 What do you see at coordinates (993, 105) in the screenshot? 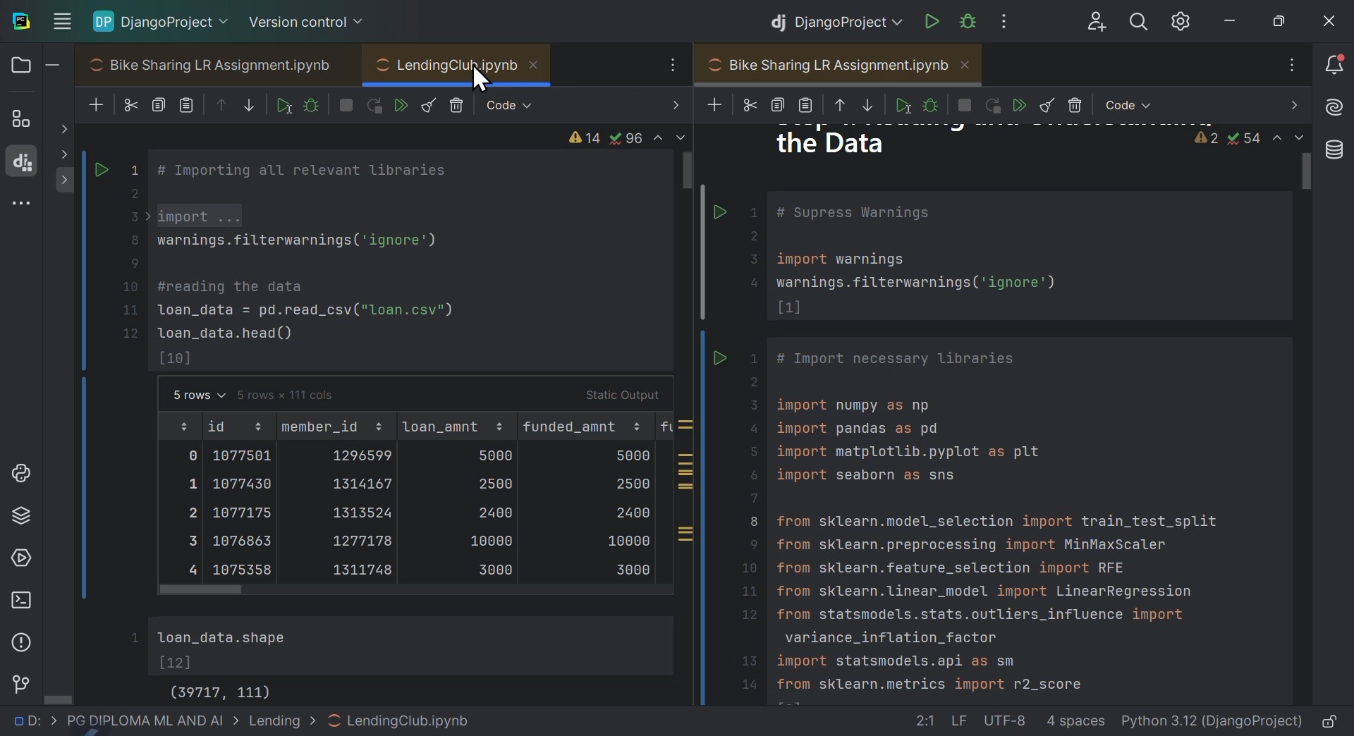
I see `` at bounding box center [993, 105].